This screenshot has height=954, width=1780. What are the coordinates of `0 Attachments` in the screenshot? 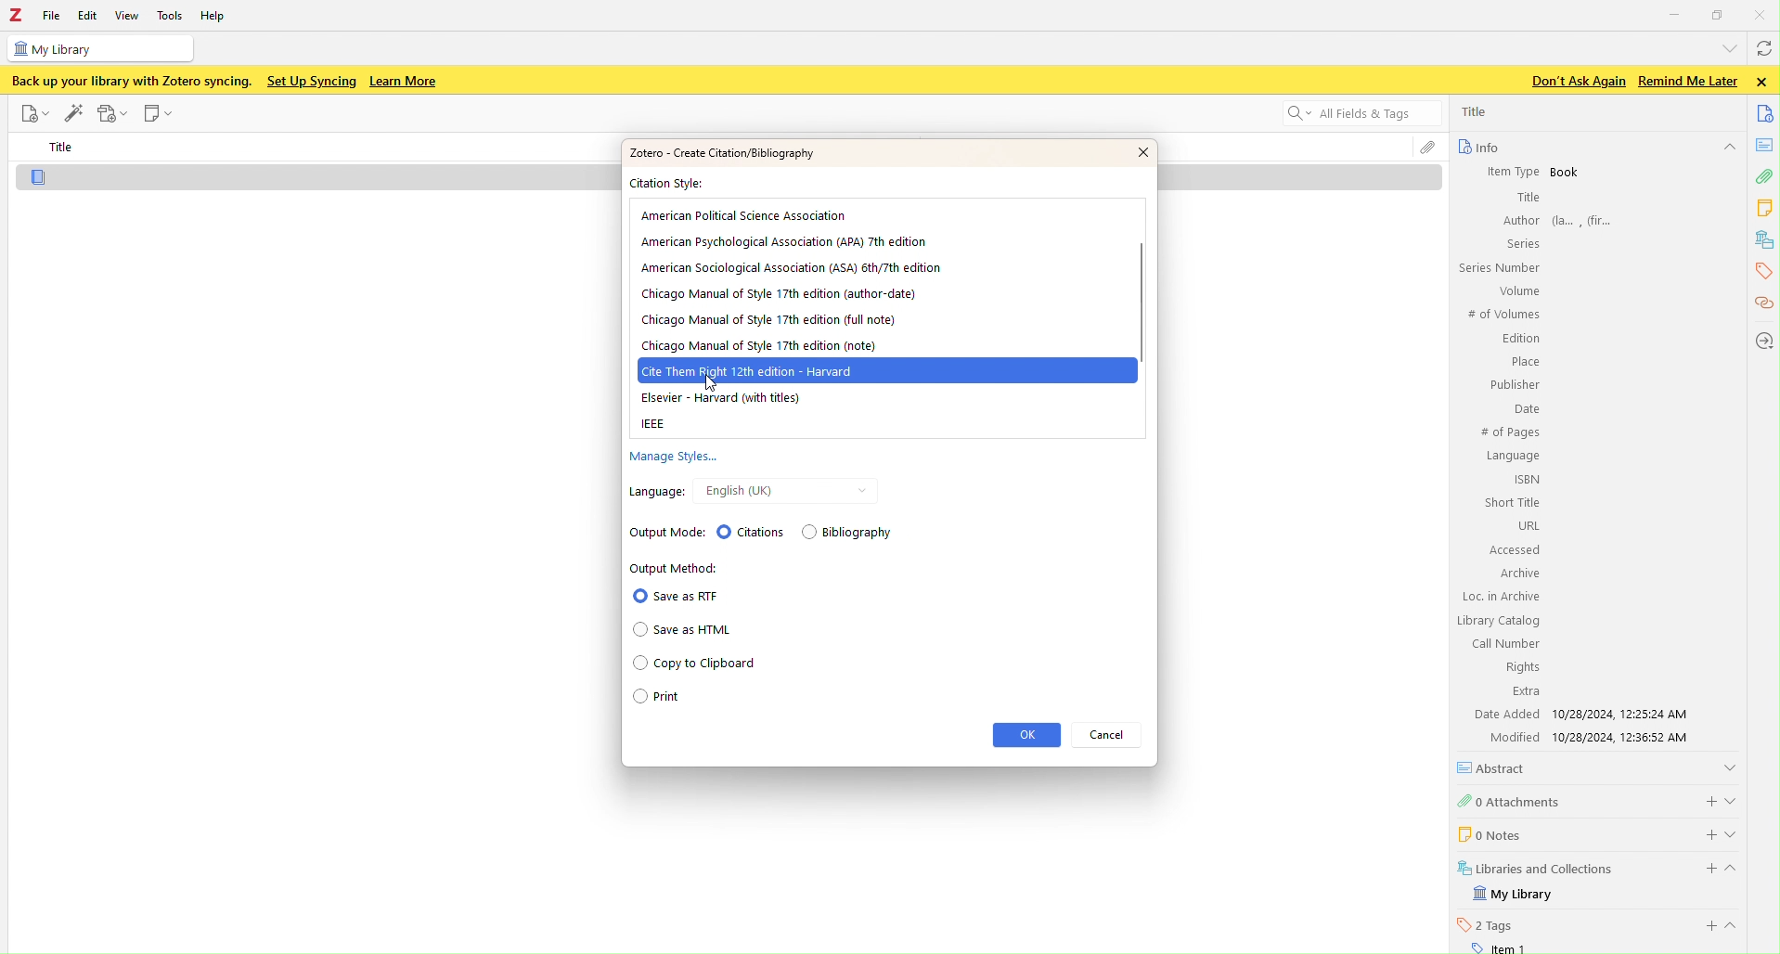 It's located at (1511, 800).